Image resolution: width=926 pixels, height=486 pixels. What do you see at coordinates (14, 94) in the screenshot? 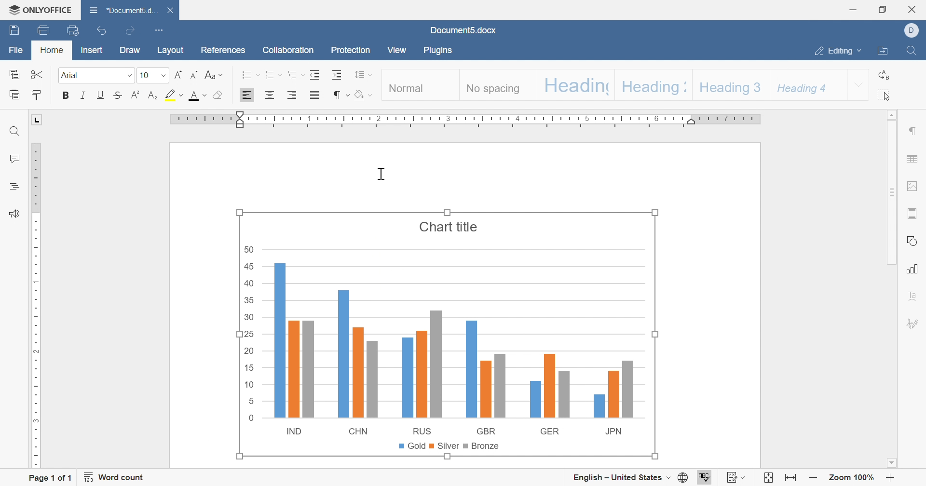
I see `paste` at bounding box center [14, 94].